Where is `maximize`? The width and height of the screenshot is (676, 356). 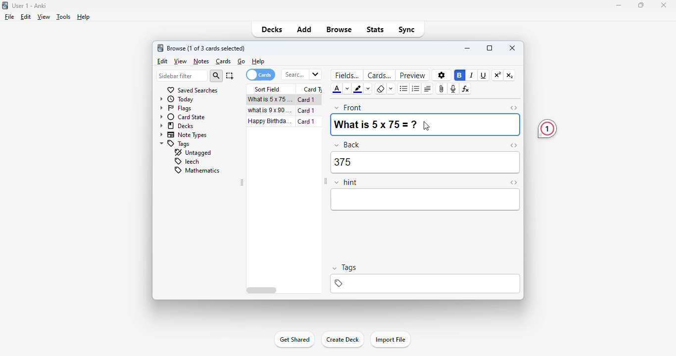 maximize is located at coordinates (641, 5).